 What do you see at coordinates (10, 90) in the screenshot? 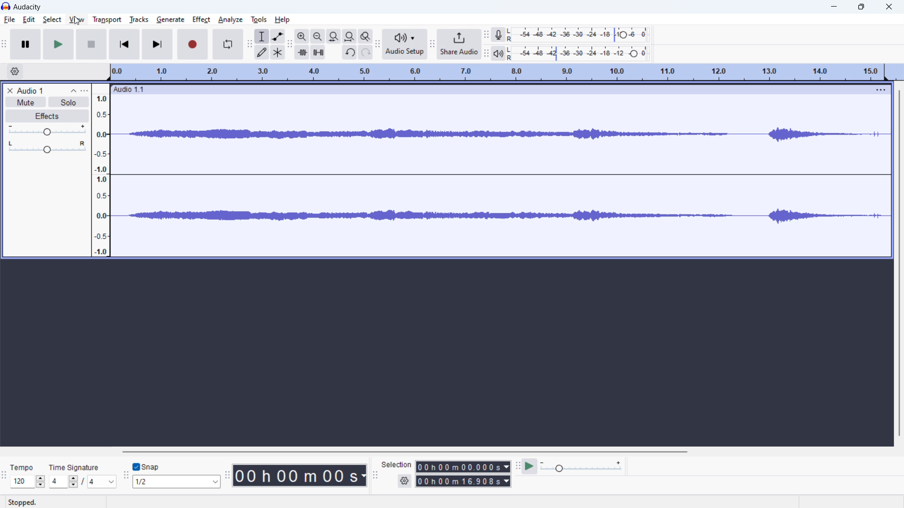
I see `delete` at bounding box center [10, 90].